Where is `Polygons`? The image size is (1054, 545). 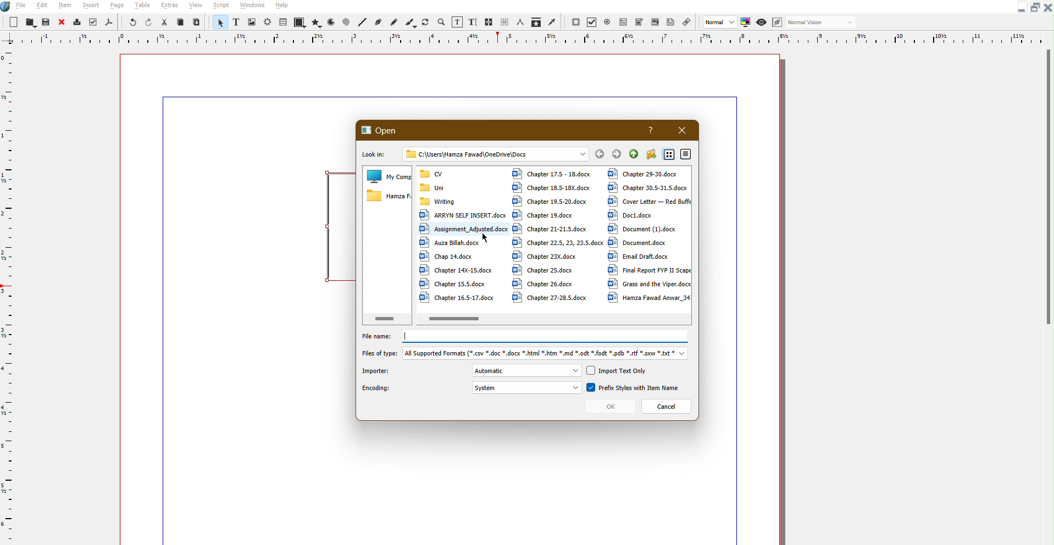
Polygons is located at coordinates (316, 22).